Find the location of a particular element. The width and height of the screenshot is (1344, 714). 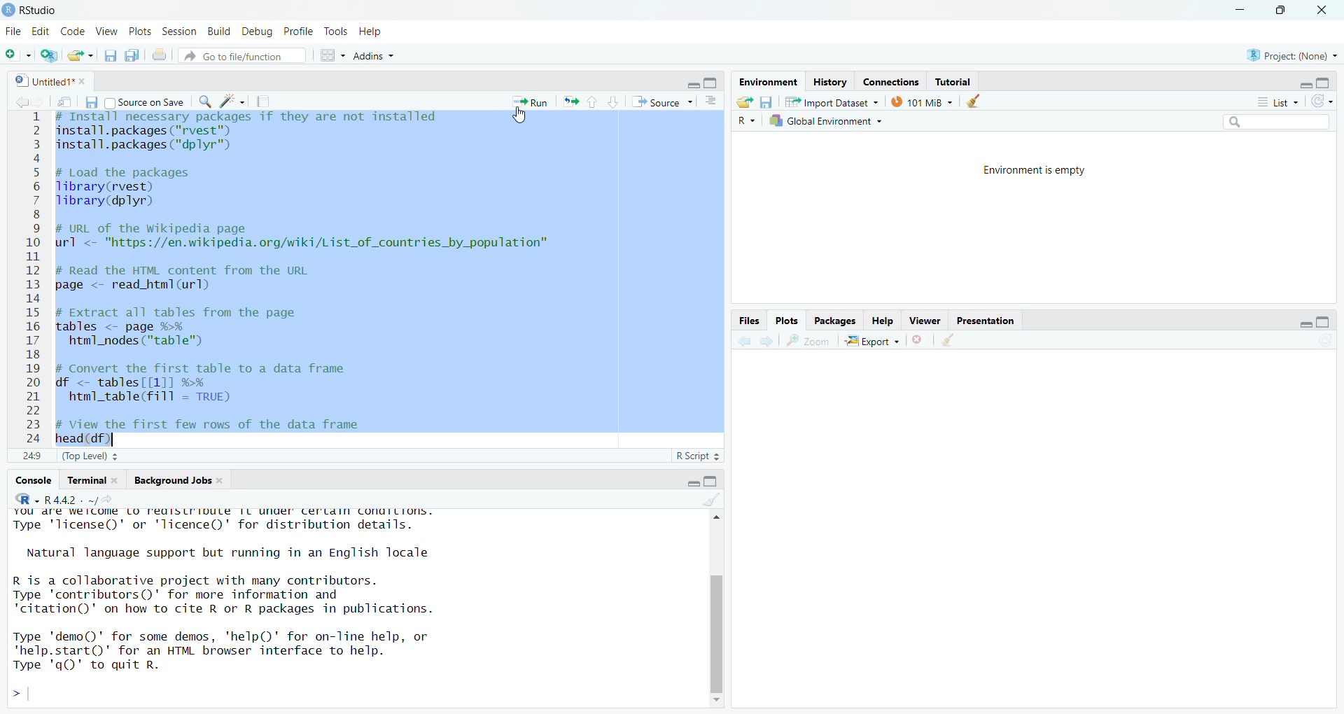

Project(None) is located at coordinates (1293, 56).